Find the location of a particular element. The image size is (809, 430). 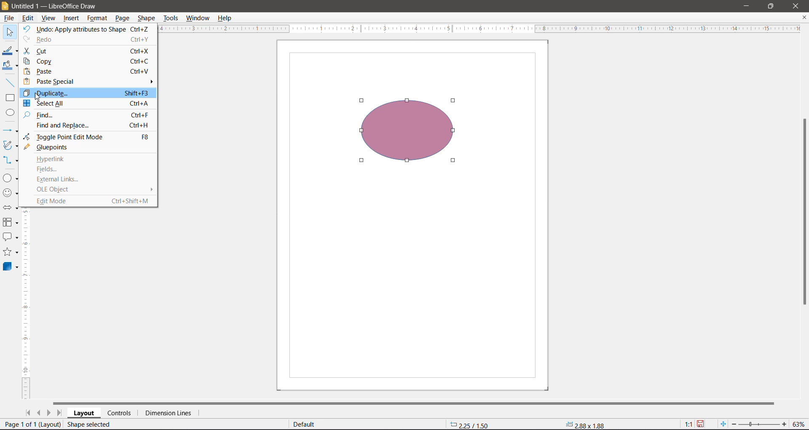

Glue points is located at coordinates (52, 147).